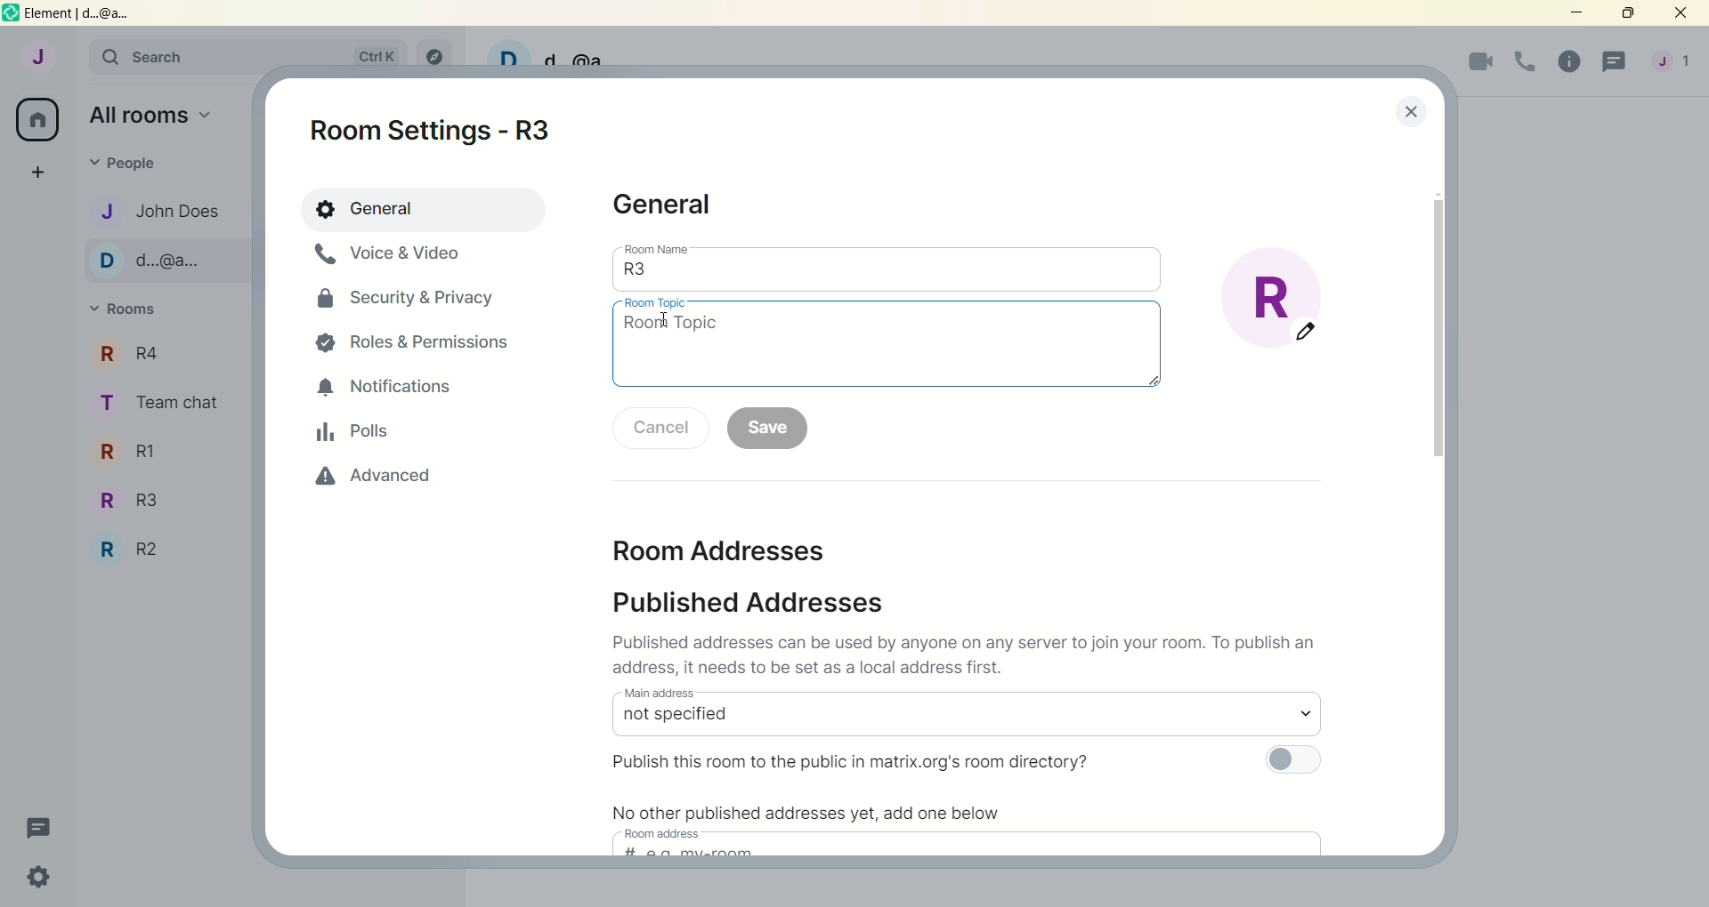 The width and height of the screenshot is (1709, 907). I want to click on advanced, so click(376, 475).